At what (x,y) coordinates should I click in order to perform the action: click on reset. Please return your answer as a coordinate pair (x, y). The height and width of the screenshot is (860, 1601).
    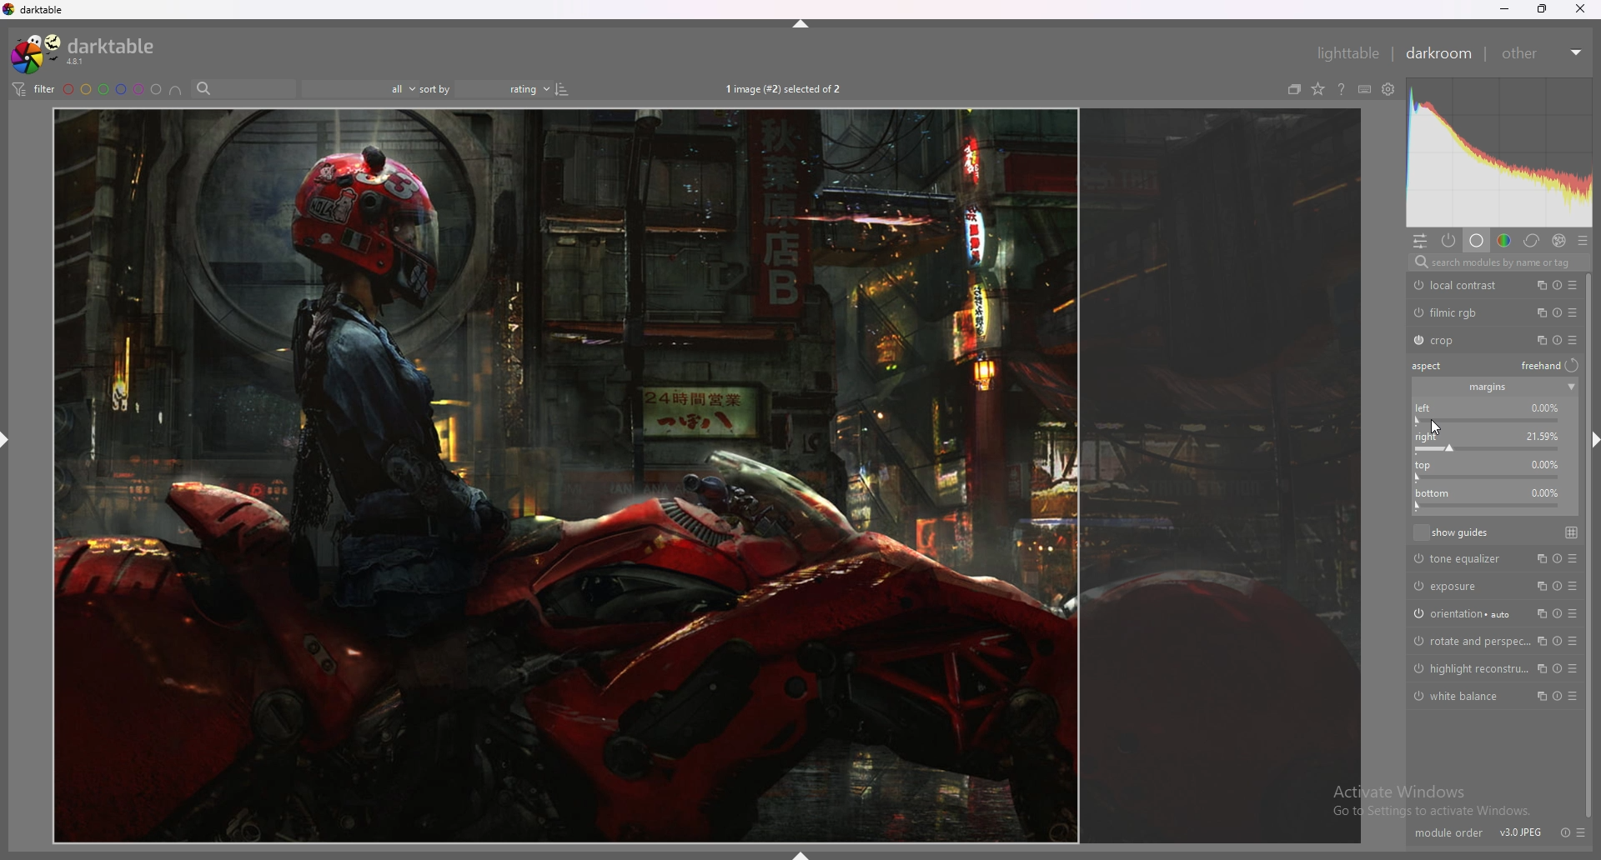
    Looking at the image, I should click on (1558, 285).